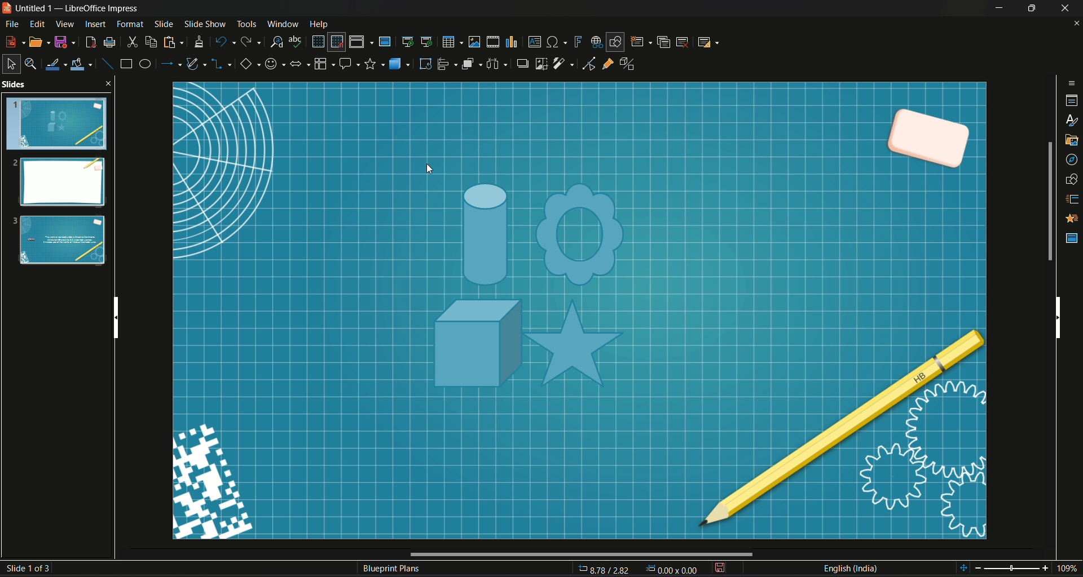 Image resolution: width=1083 pixels, height=577 pixels. I want to click on master slide, so click(384, 41).